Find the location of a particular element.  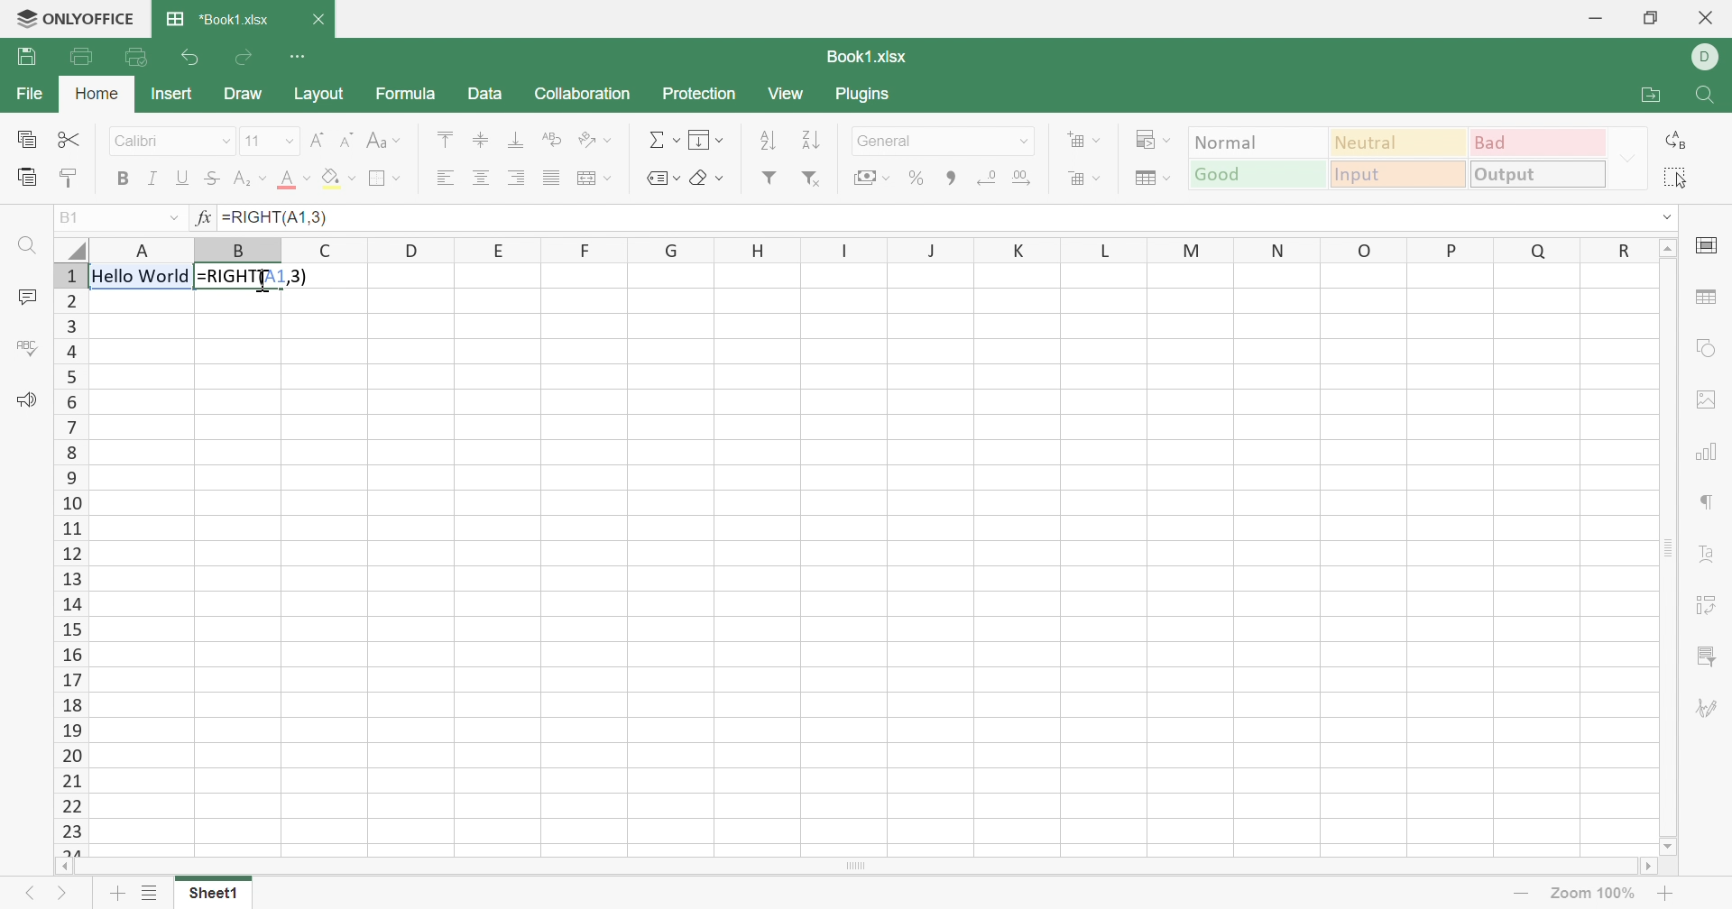

fx is located at coordinates (203, 219).